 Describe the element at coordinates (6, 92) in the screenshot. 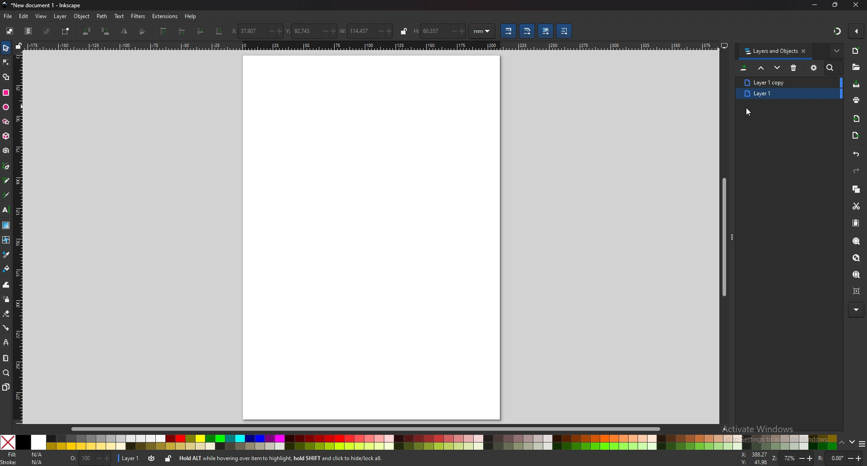

I see `rectangle` at that location.